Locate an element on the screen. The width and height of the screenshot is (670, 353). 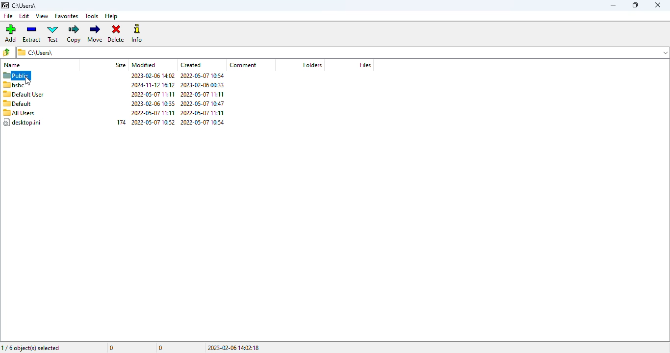
2022-05-07 11:11 is located at coordinates (202, 94).